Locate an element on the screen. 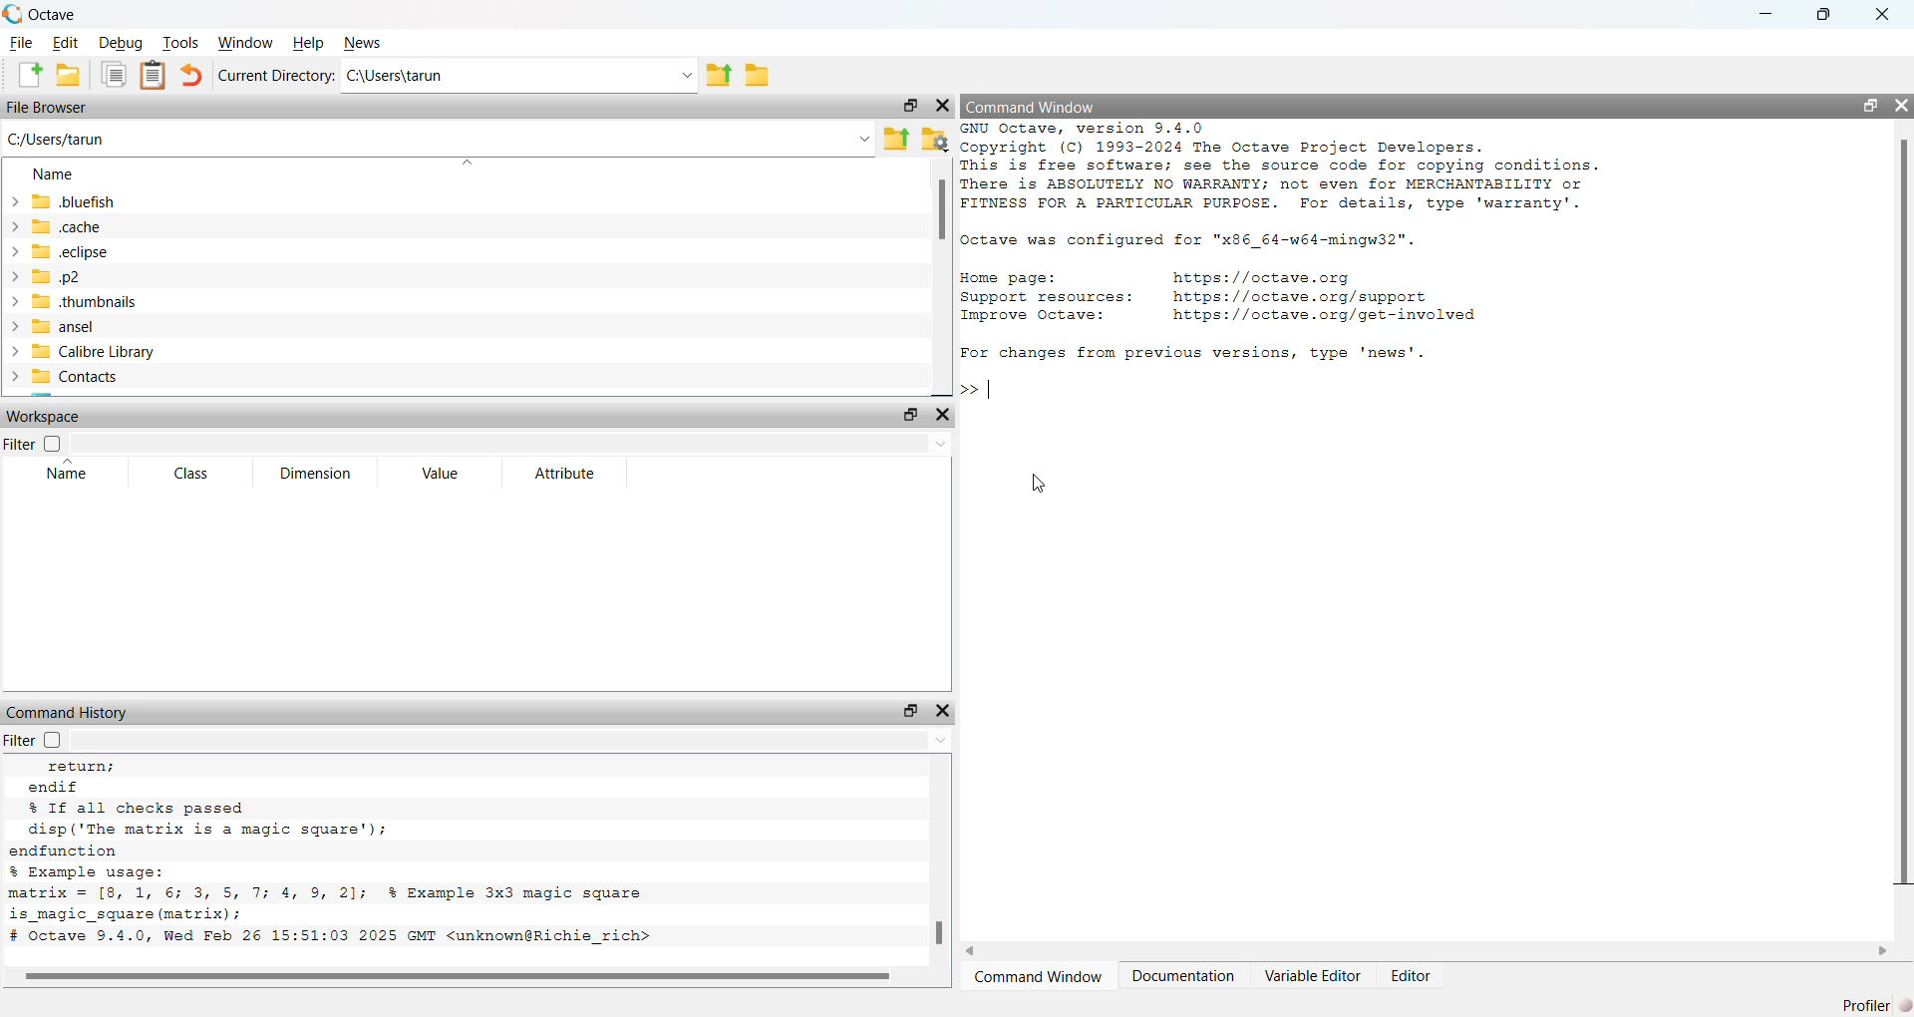  Undo is located at coordinates (191, 75).